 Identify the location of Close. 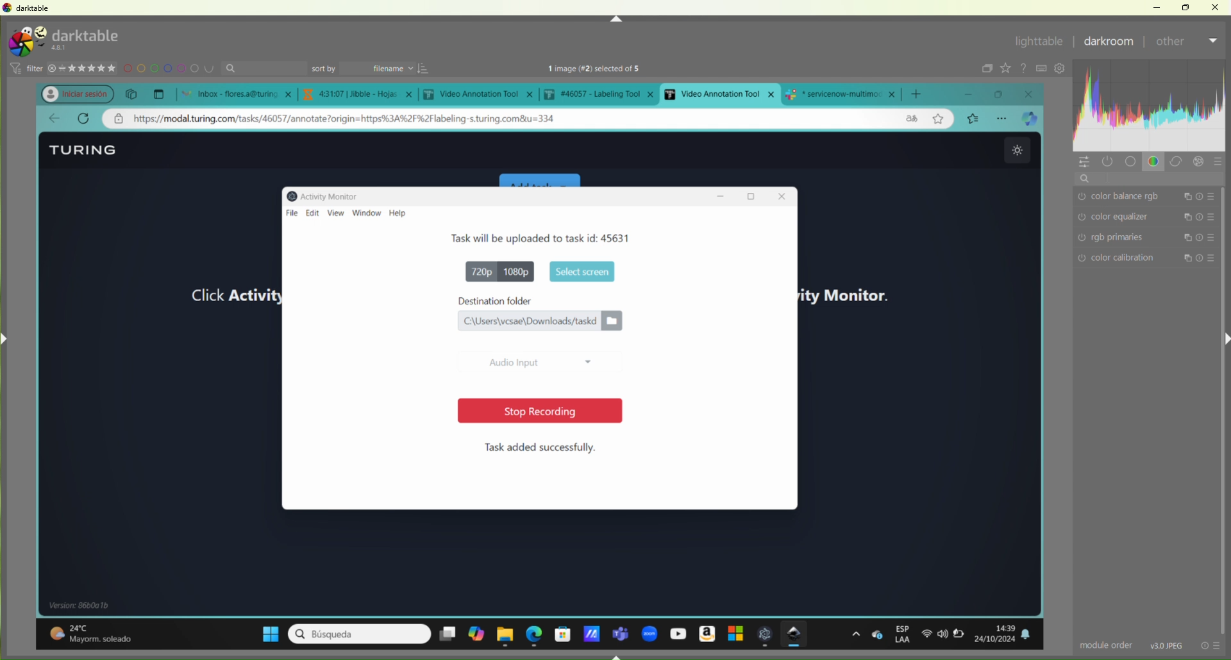
(1214, 7).